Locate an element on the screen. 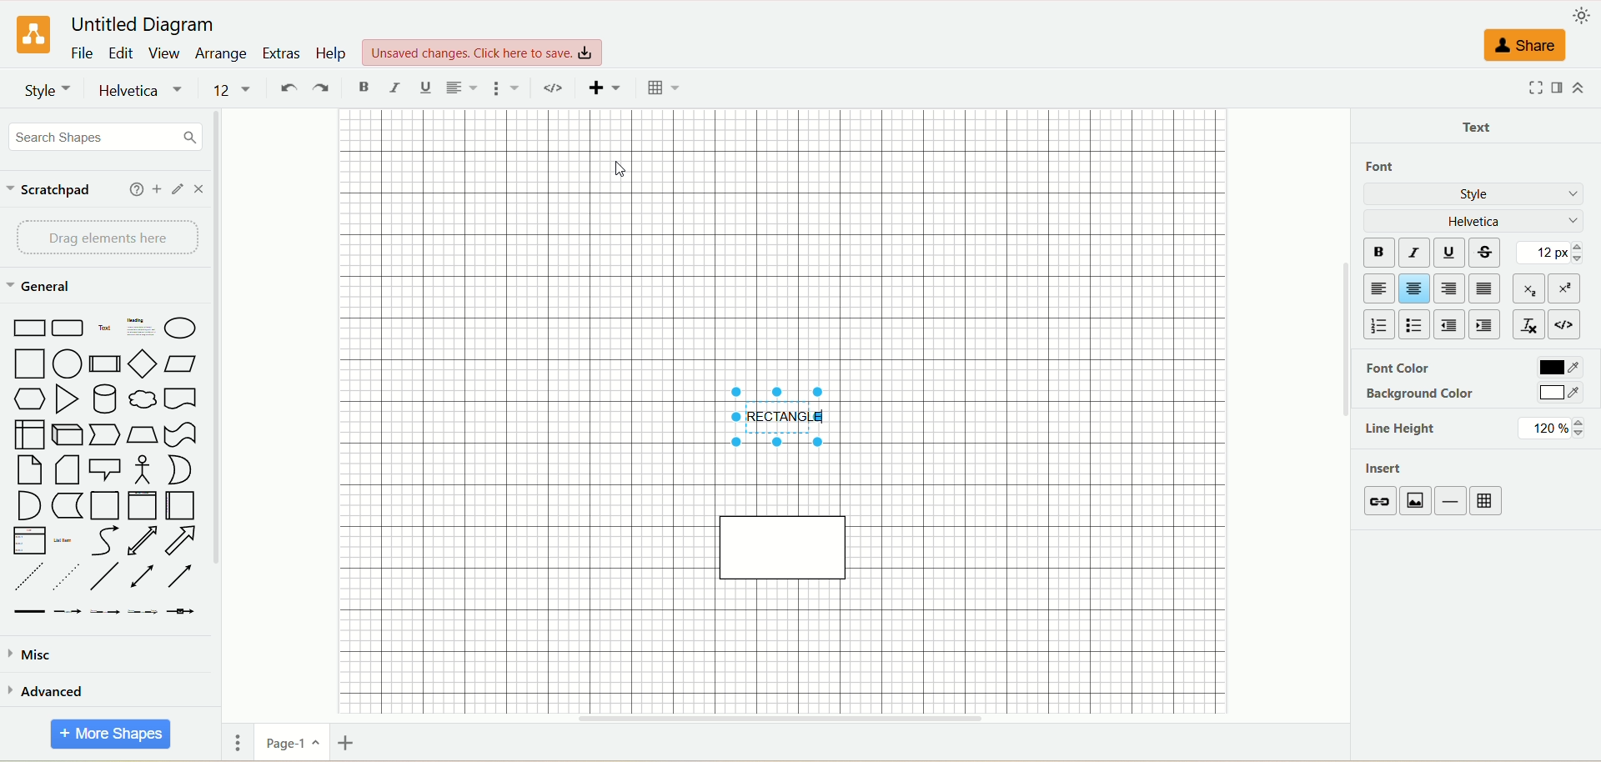 This screenshot has height=762, width=1601. font color is located at coordinates (1473, 368).